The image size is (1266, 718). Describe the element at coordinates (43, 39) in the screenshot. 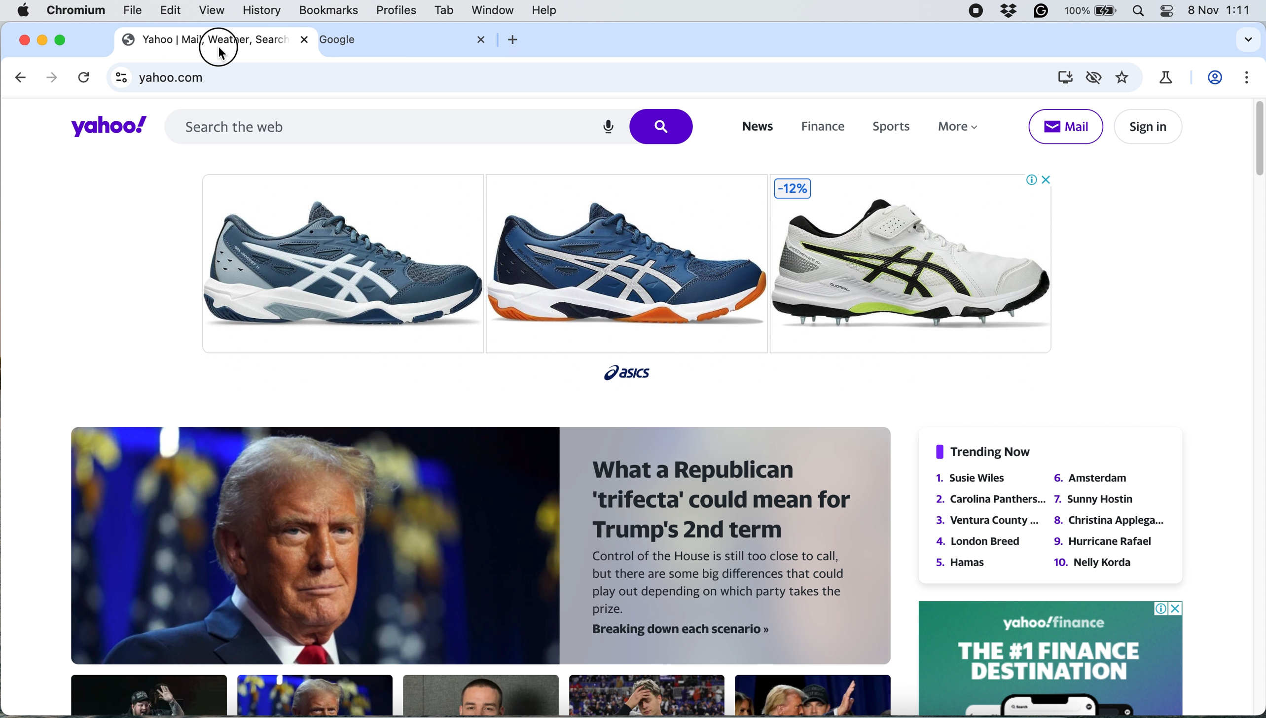

I see `minimise` at that location.